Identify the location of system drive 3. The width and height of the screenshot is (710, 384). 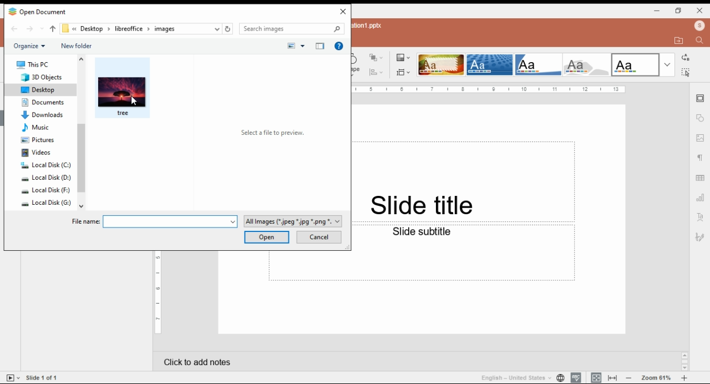
(47, 191).